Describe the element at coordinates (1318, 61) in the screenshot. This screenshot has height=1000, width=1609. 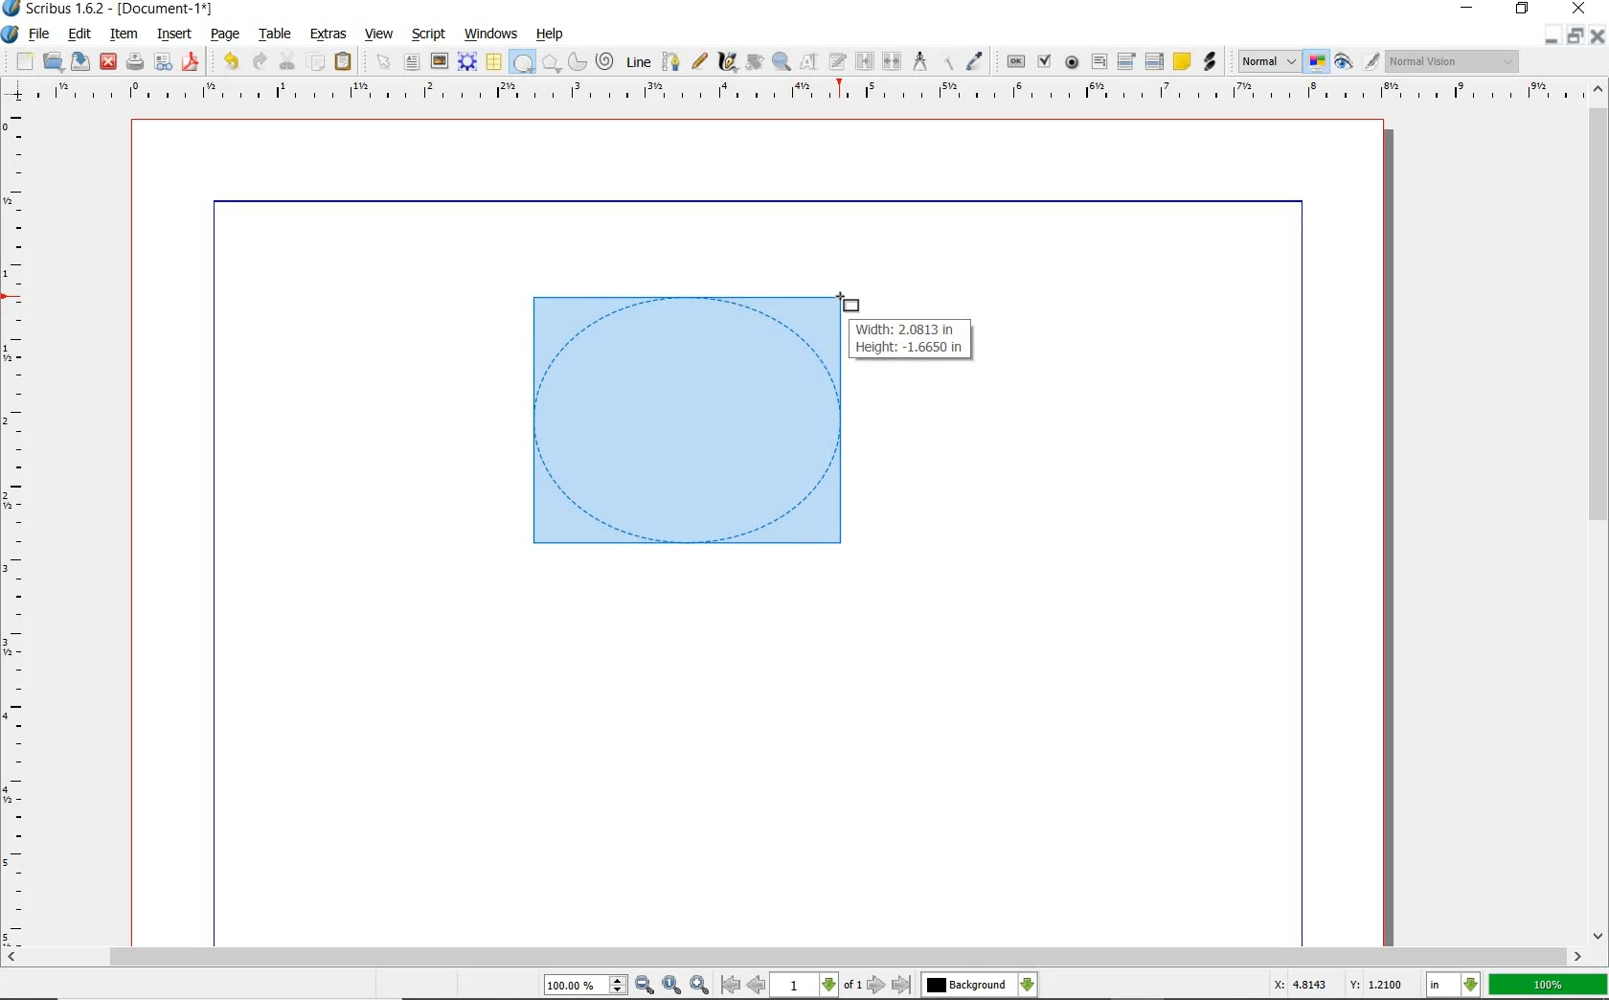
I see `TOGGLE COLOR MANAGEMENT SYSTEM` at that location.